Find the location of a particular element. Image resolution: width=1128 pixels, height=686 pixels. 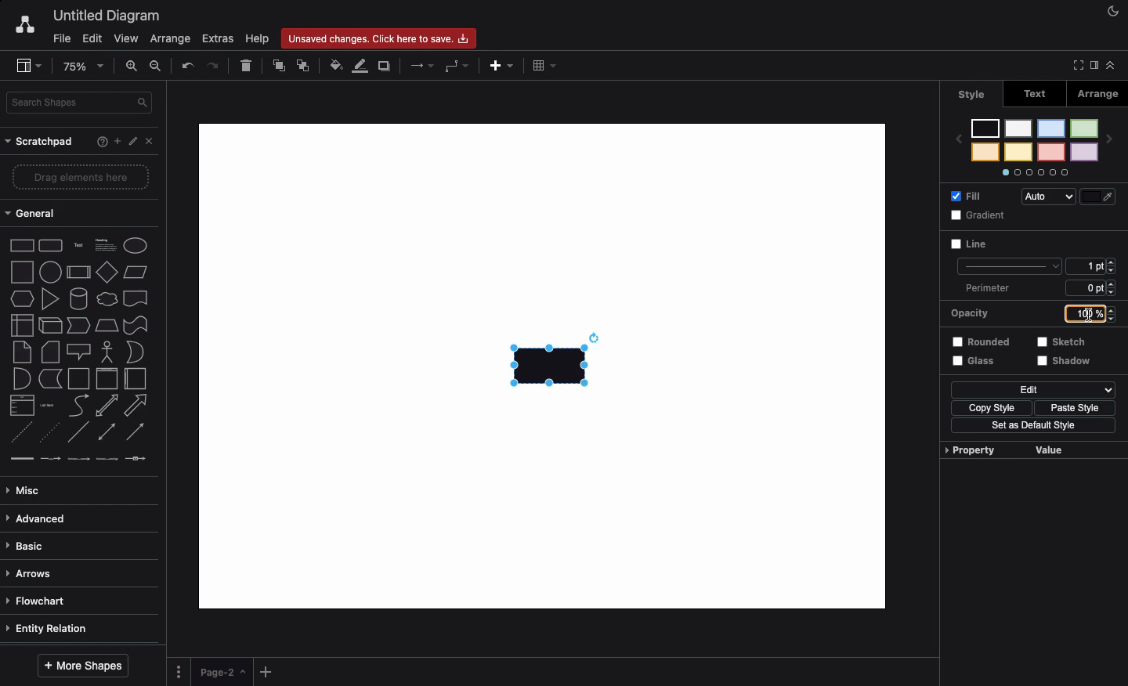

cube is located at coordinates (48, 324).